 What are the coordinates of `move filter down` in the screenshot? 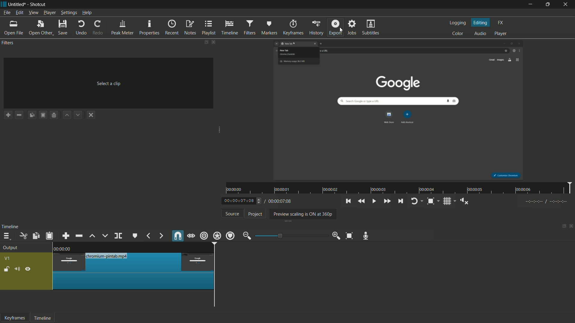 It's located at (78, 115).